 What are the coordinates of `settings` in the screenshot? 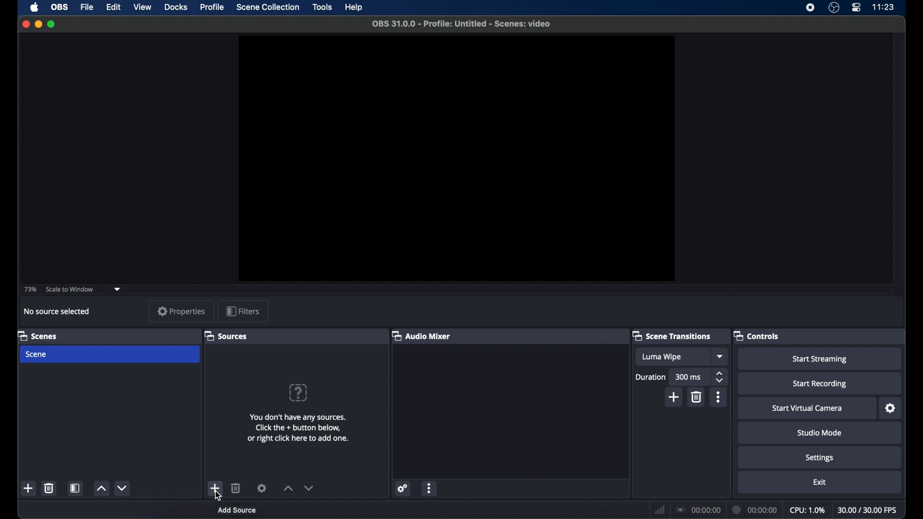 It's located at (820, 458).